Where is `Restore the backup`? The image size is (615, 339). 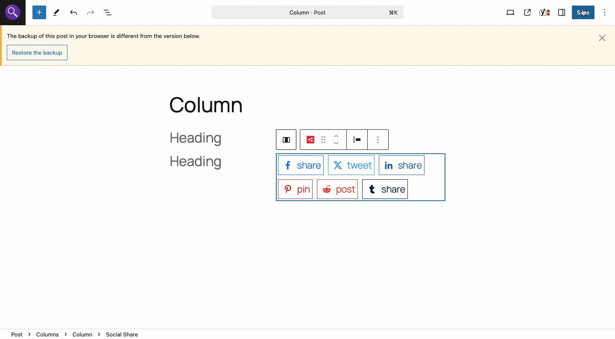
Restore the backup is located at coordinates (39, 53).